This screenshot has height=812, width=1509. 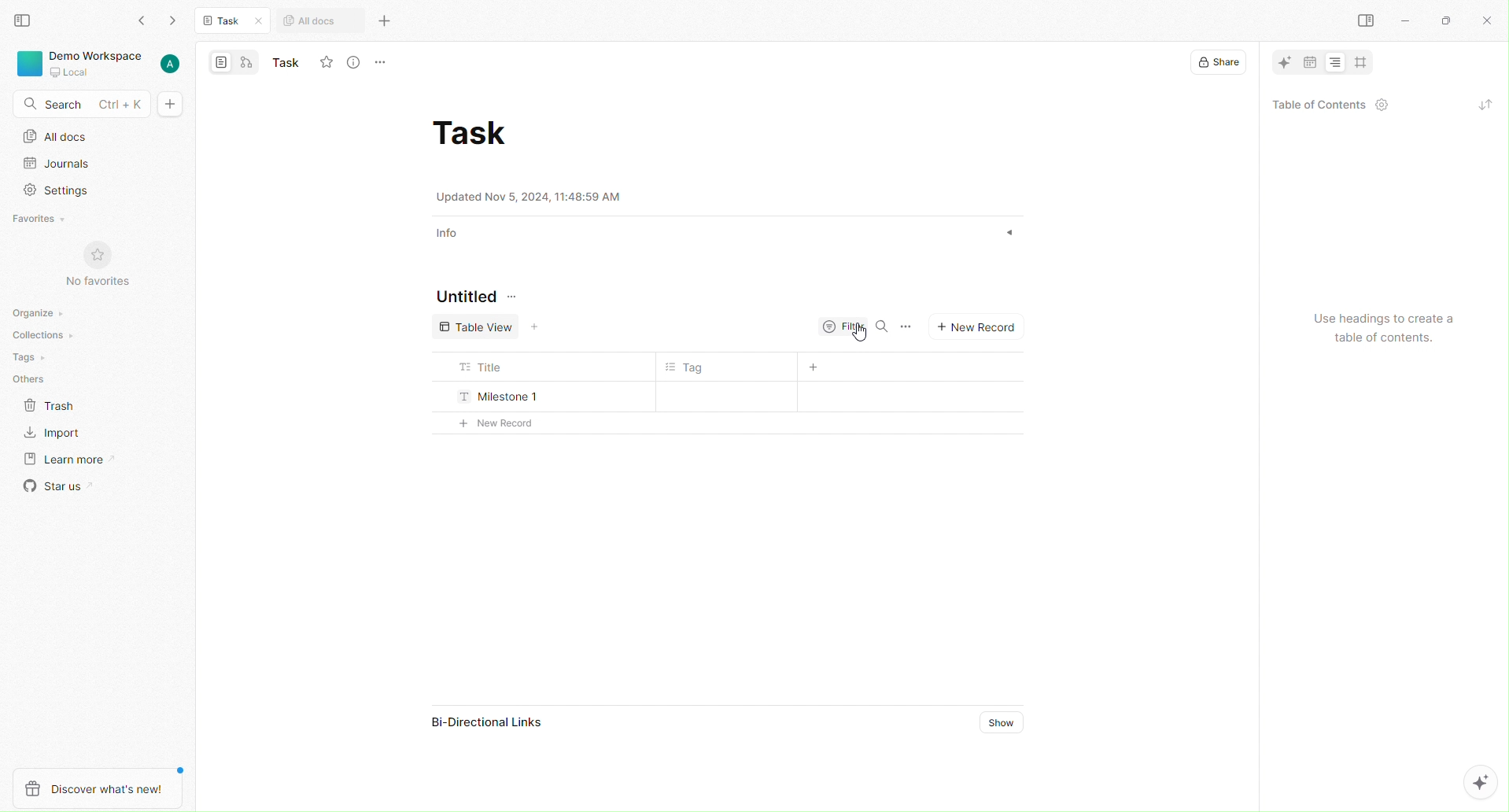 I want to click on Organize, so click(x=34, y=312).